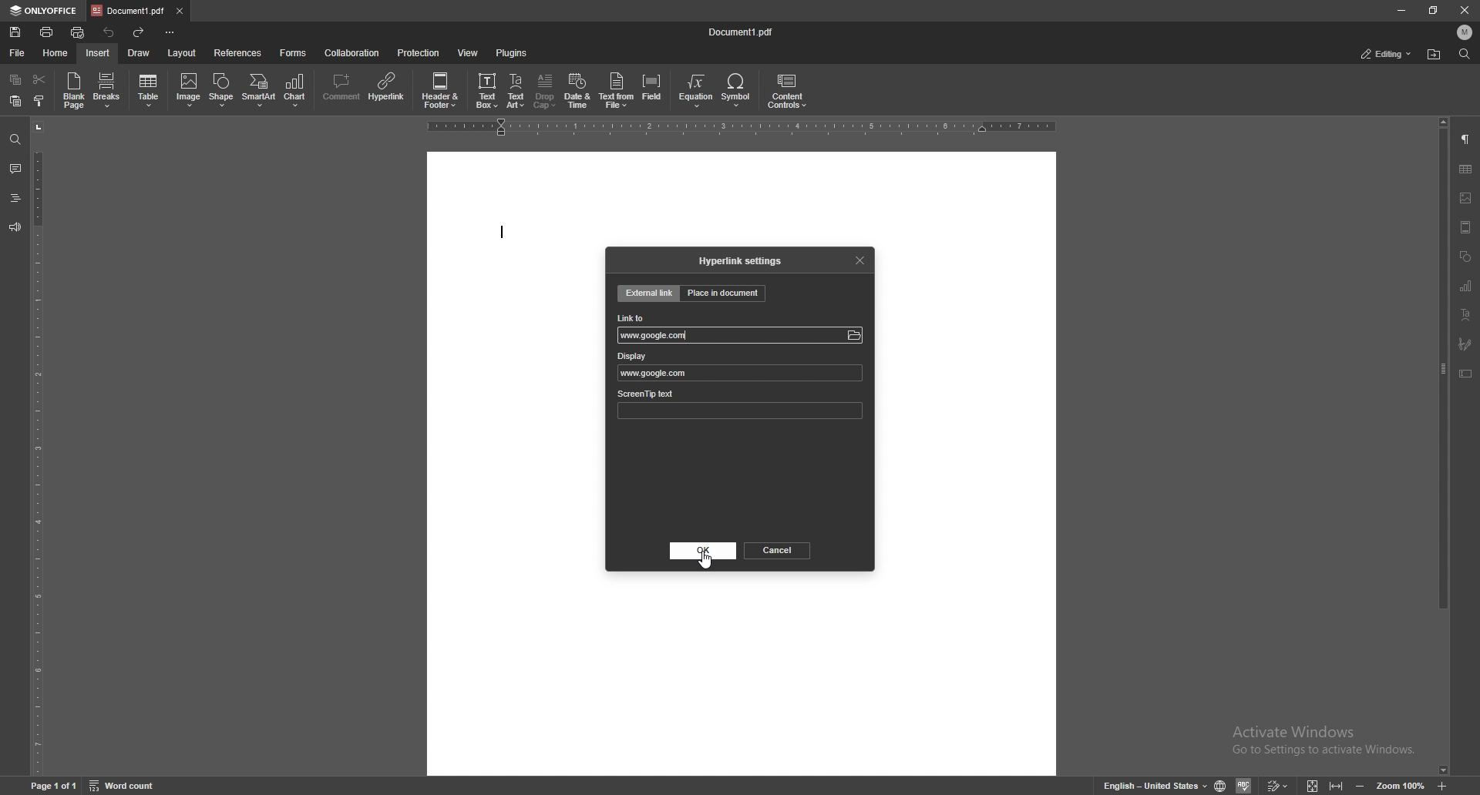 Image resolution: width=1480 pixels, height=795 pixels. I want to click on change doc language, so click(1222, 784).